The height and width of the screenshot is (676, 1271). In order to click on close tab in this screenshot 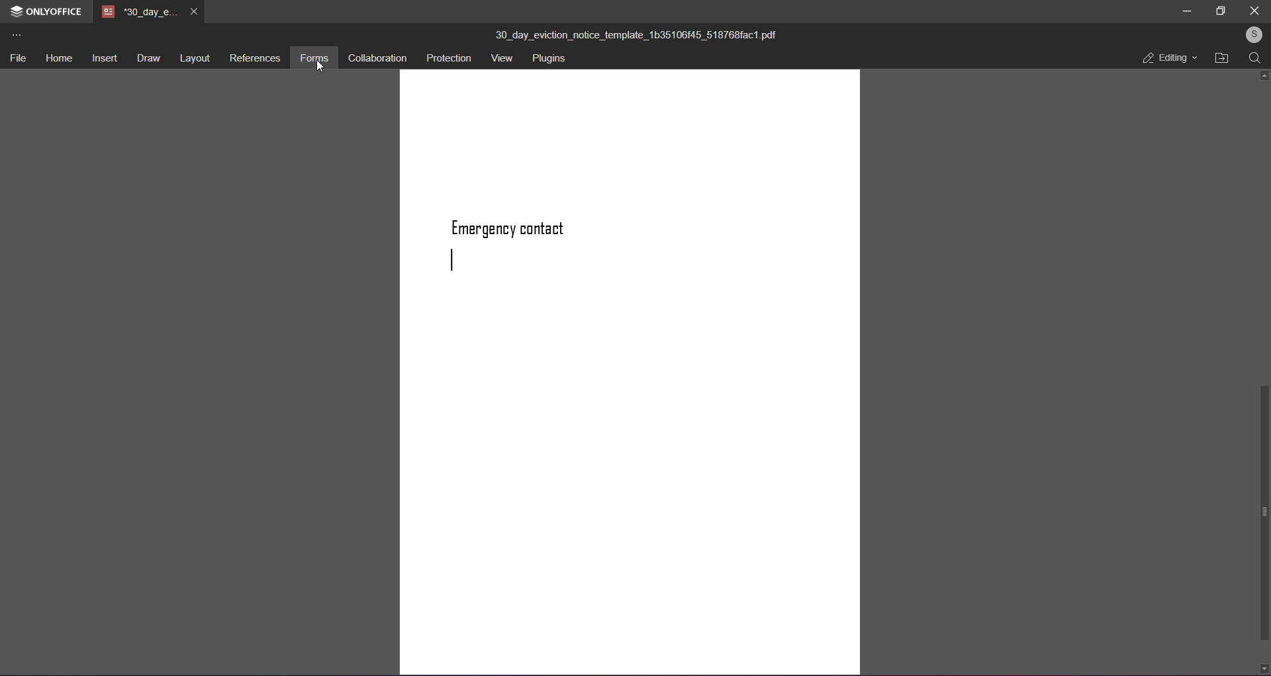, I will do `click(193, 13)`.